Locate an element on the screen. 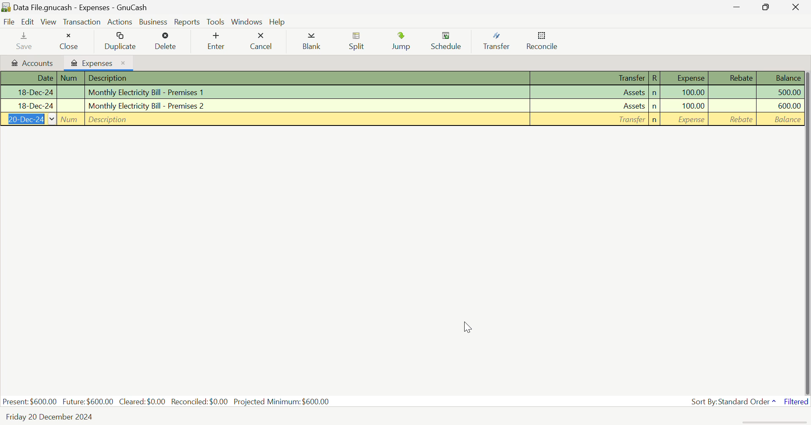 Image resolution: width=811 pixels, height=425 pixels. Assets is located at coordinates (589, 105).